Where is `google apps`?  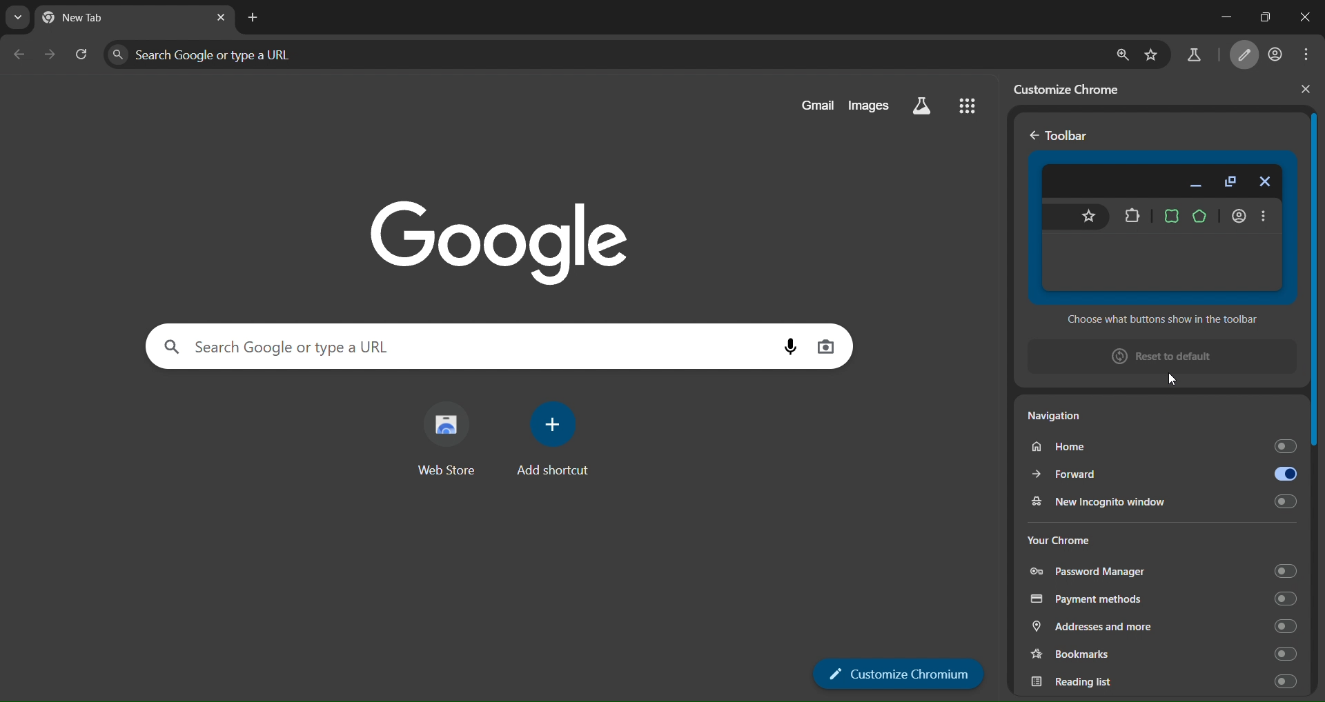
google apps is located at coordinates (968, 106).